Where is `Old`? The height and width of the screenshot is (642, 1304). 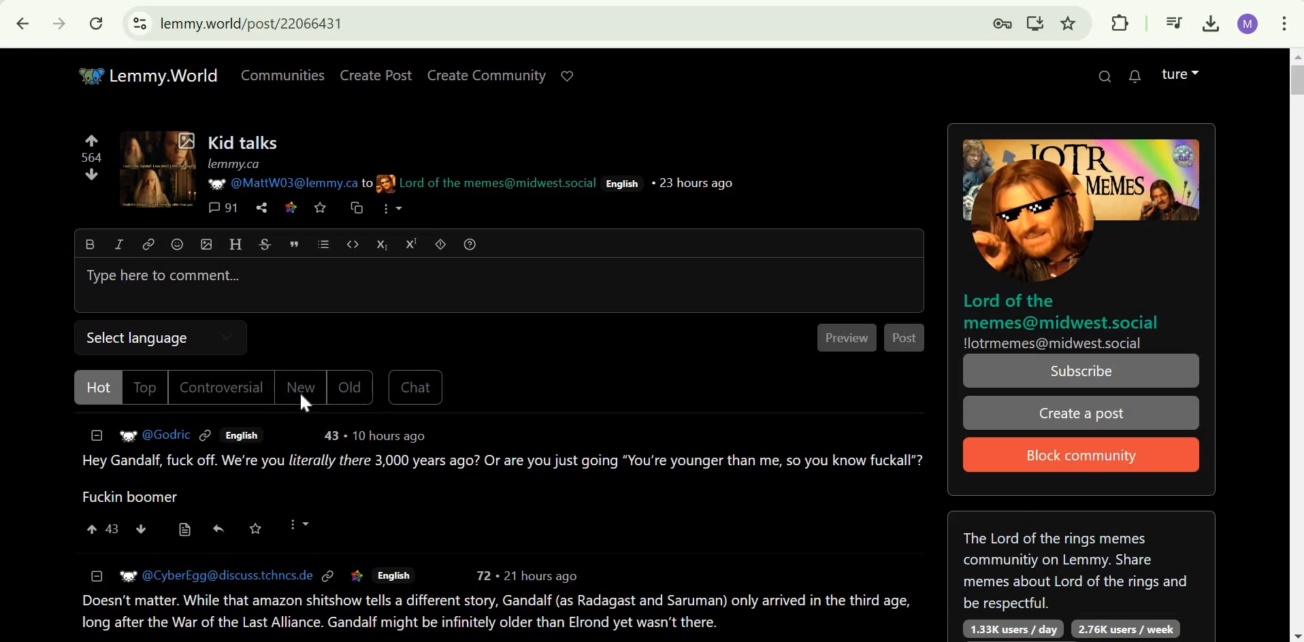 Old is located at coordinates (352, 388).